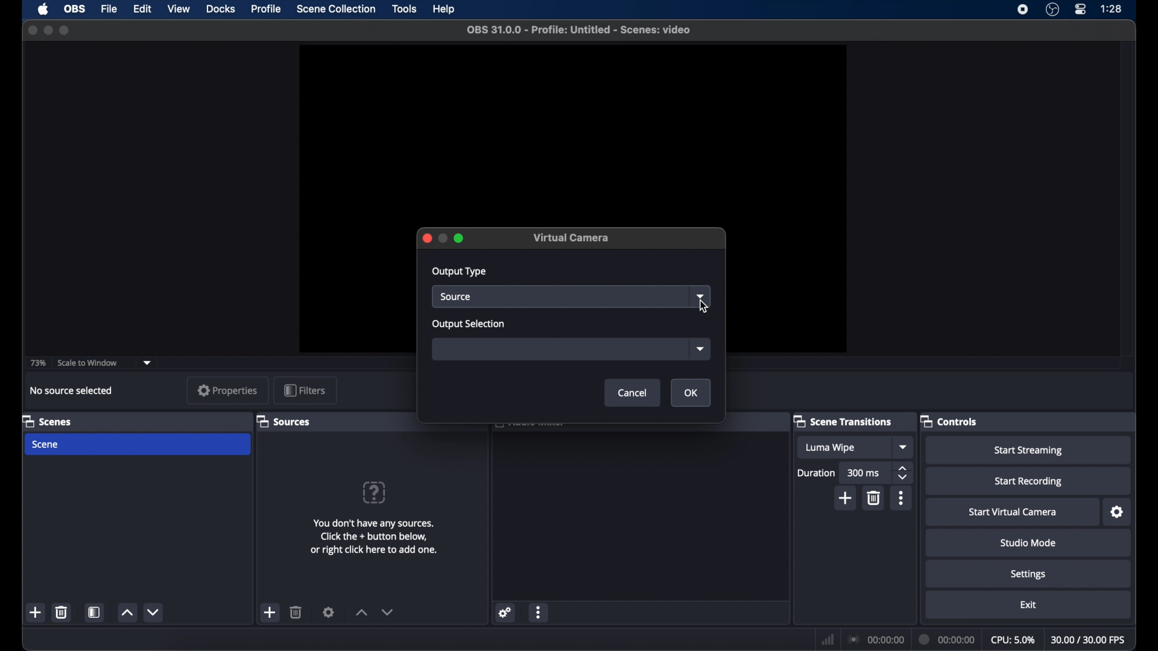 The image size is (1158, 651). I want to click on settings, so click(329, 612).